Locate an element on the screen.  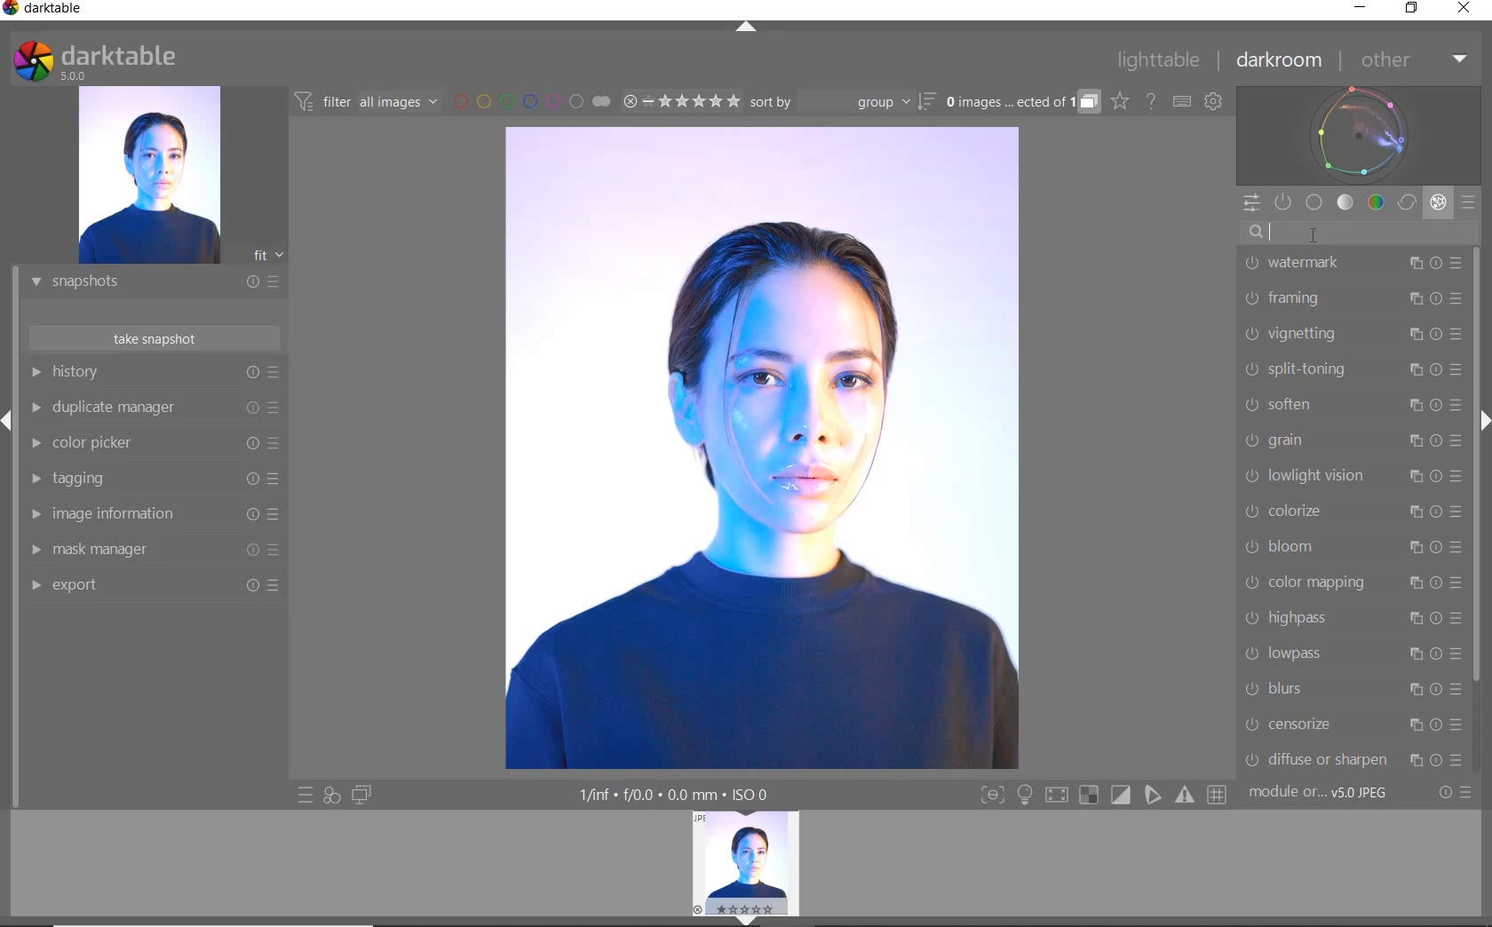
FRAMING is located at coordinates (1352, 298).